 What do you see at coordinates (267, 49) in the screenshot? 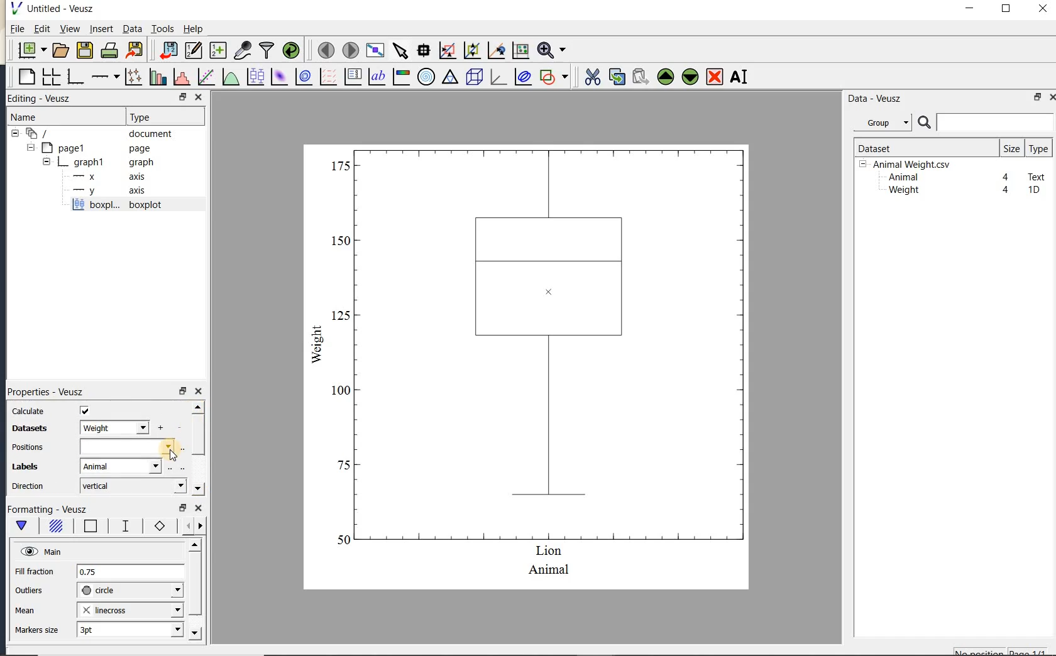
I see `filter data` at bounding box center [267, 49].